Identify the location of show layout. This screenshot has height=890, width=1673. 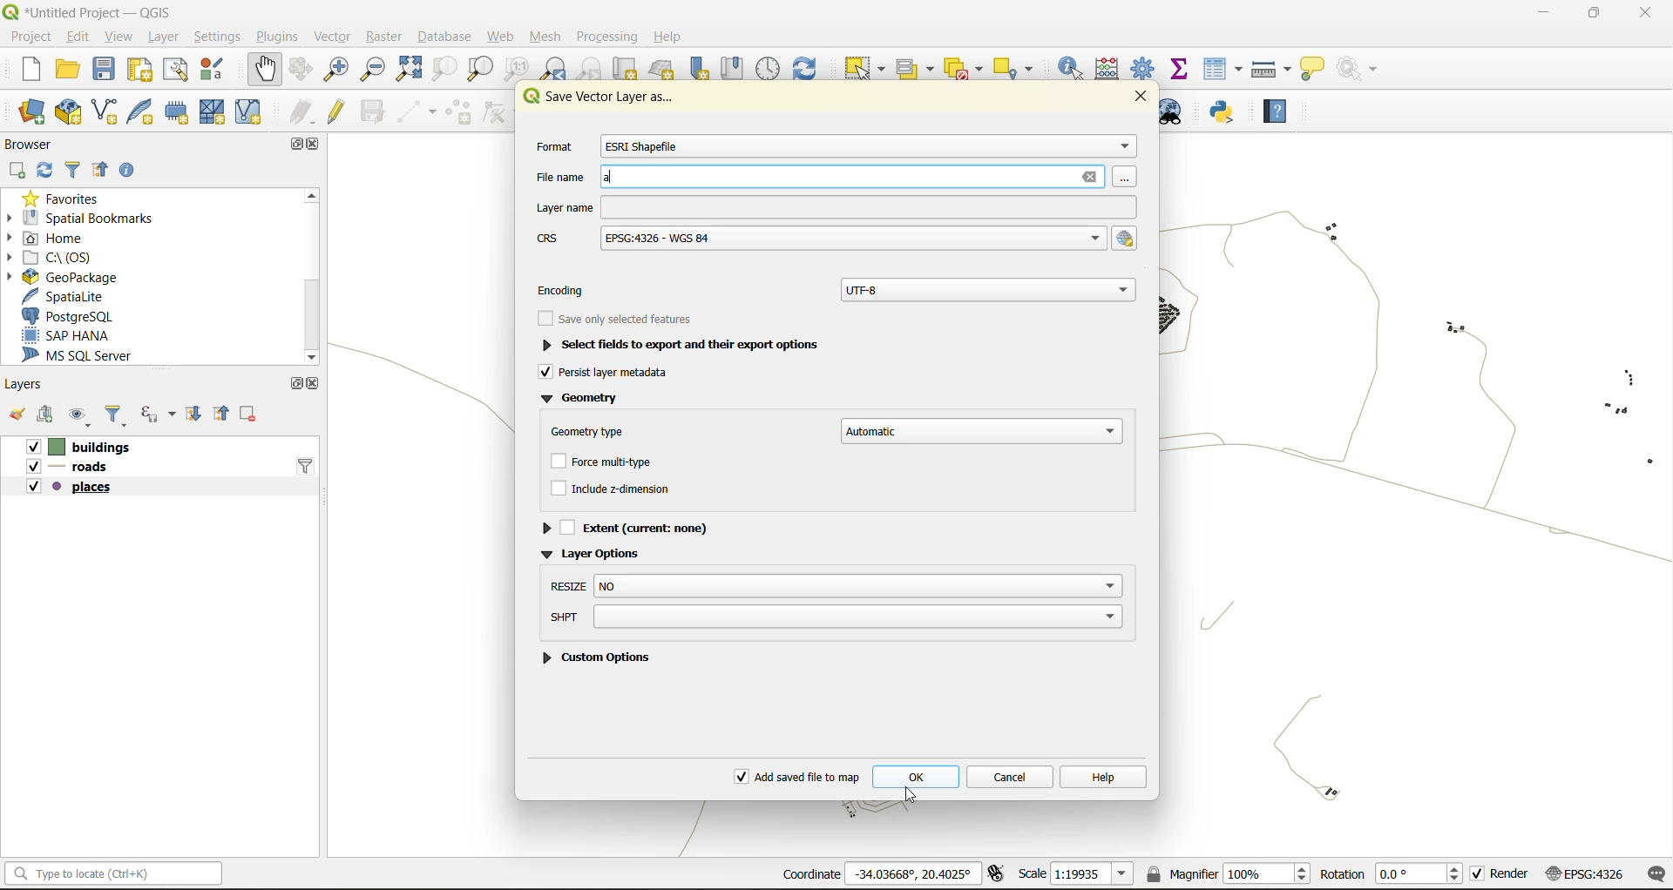
(179, 72).